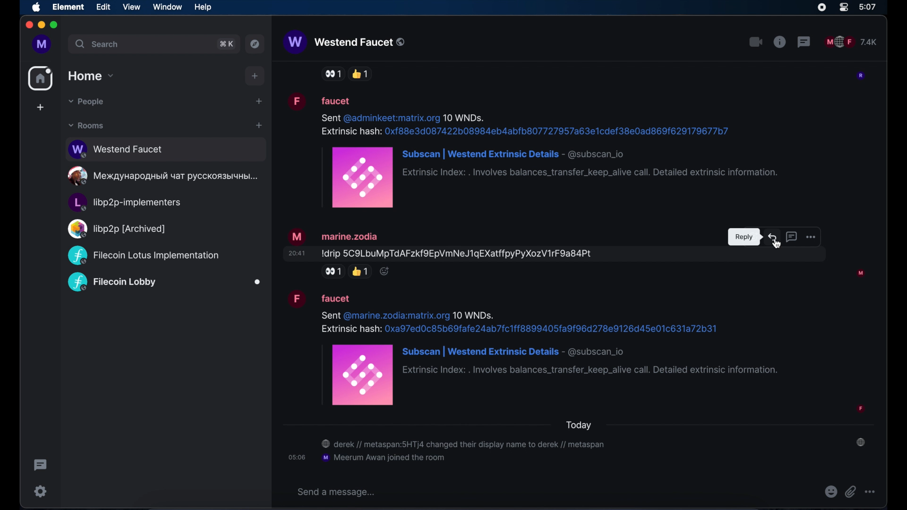  I want to click on search shortcut, so click(226, 44).